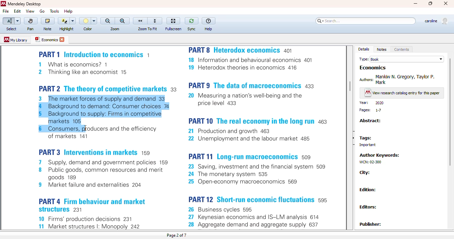 This screenshot has height=239, width=454. Describe the element at coordinates (373, 68) in the screenshot. I see `economics` at that location.